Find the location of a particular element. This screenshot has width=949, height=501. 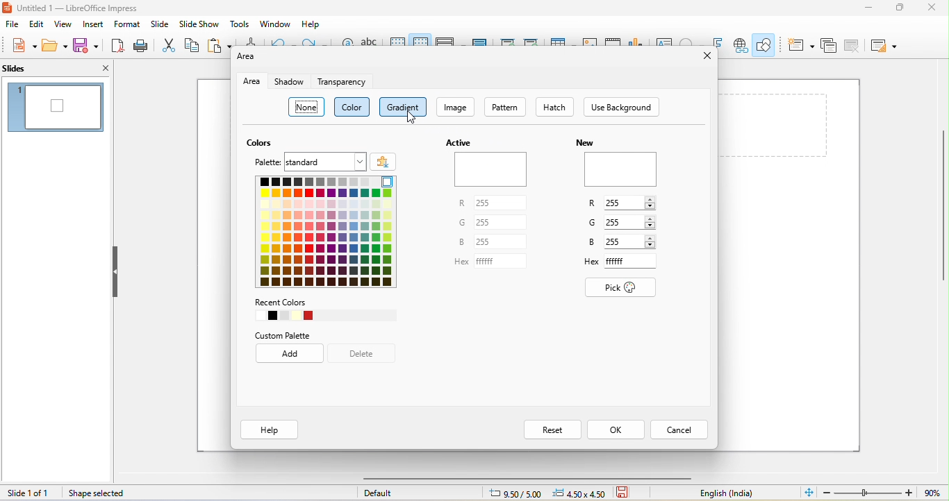

255 is located at coordinates (501, 223).